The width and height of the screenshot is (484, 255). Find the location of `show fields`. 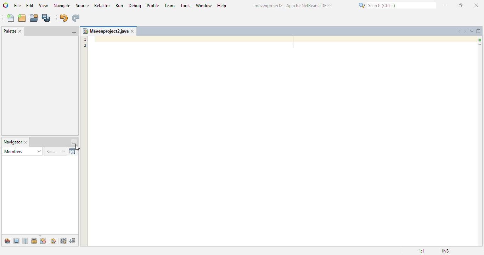

show fields is located at coordinates (17, 240).